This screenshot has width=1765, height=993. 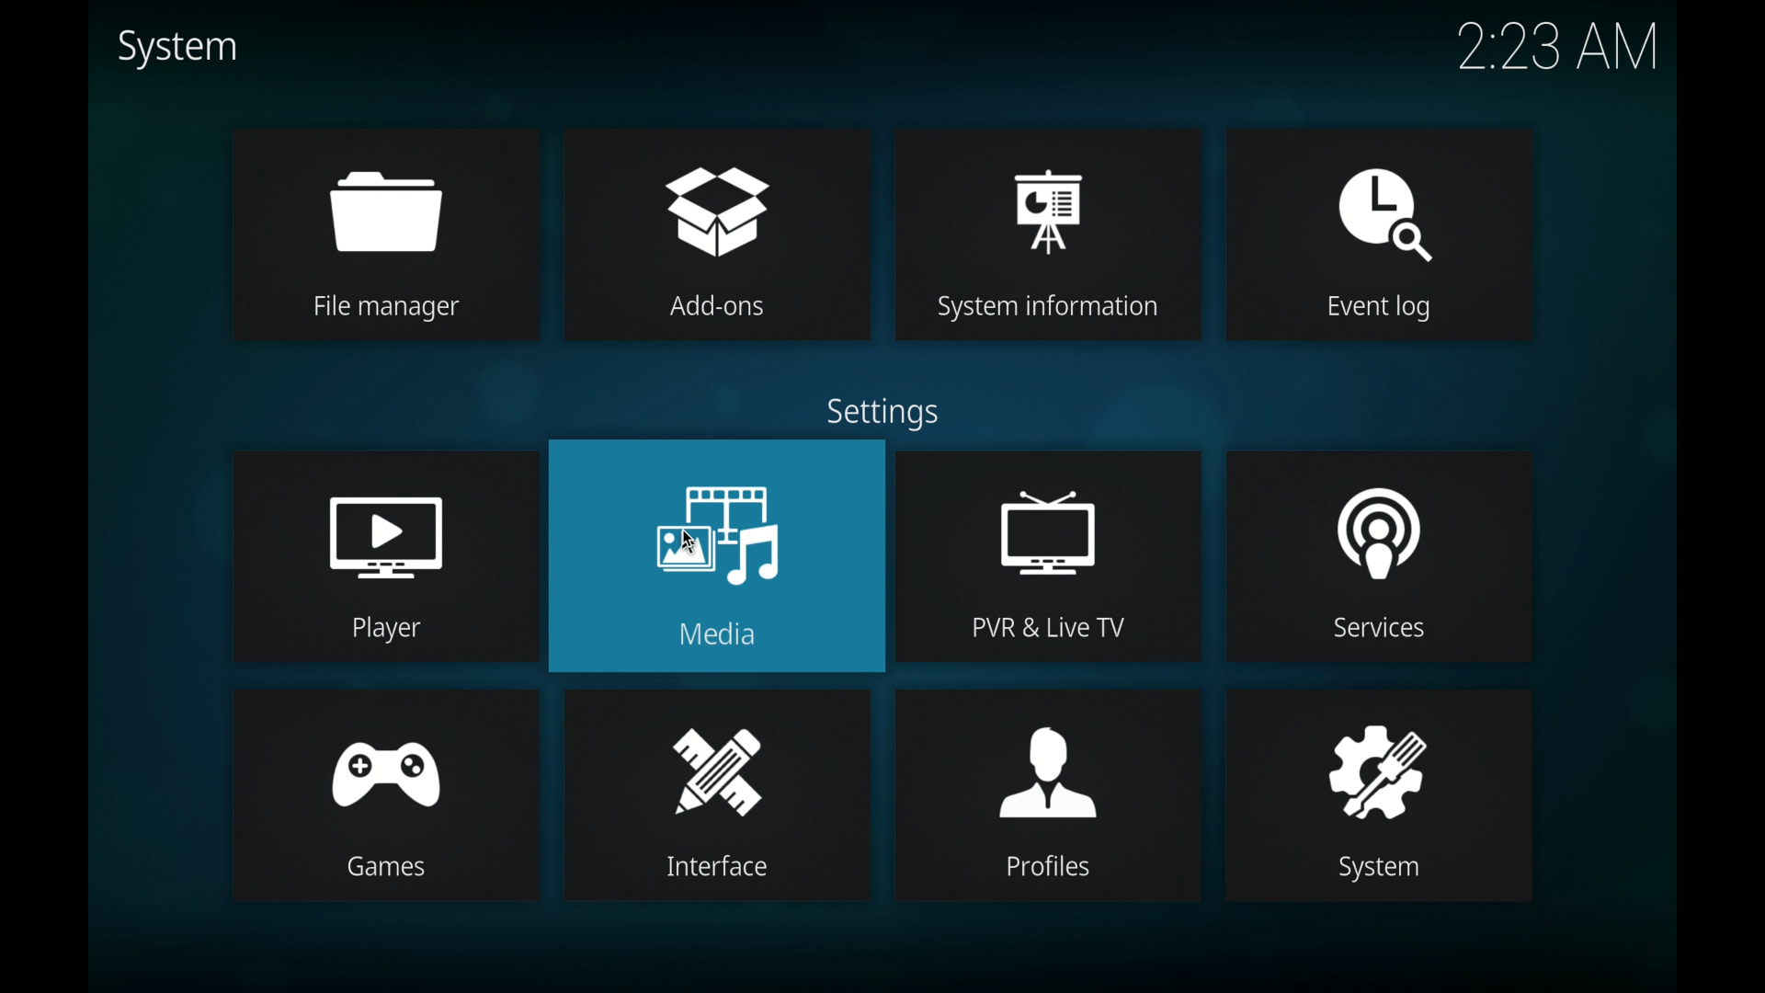 What do you see at coordinates (393, 758) in the screenshot?
I see `games` at bounding box center [393, 758].